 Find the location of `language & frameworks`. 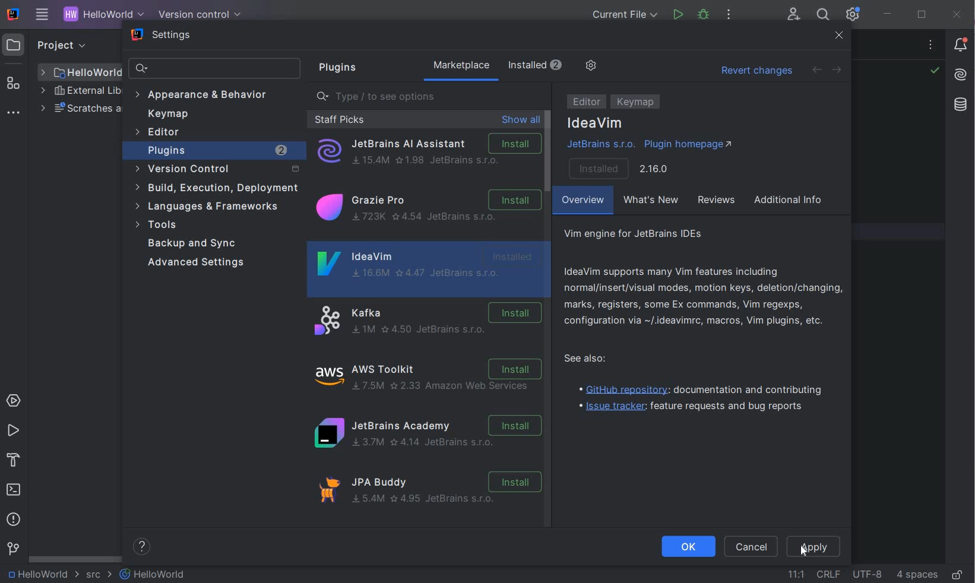

language & frameworks is located at coordinates (208, 208).